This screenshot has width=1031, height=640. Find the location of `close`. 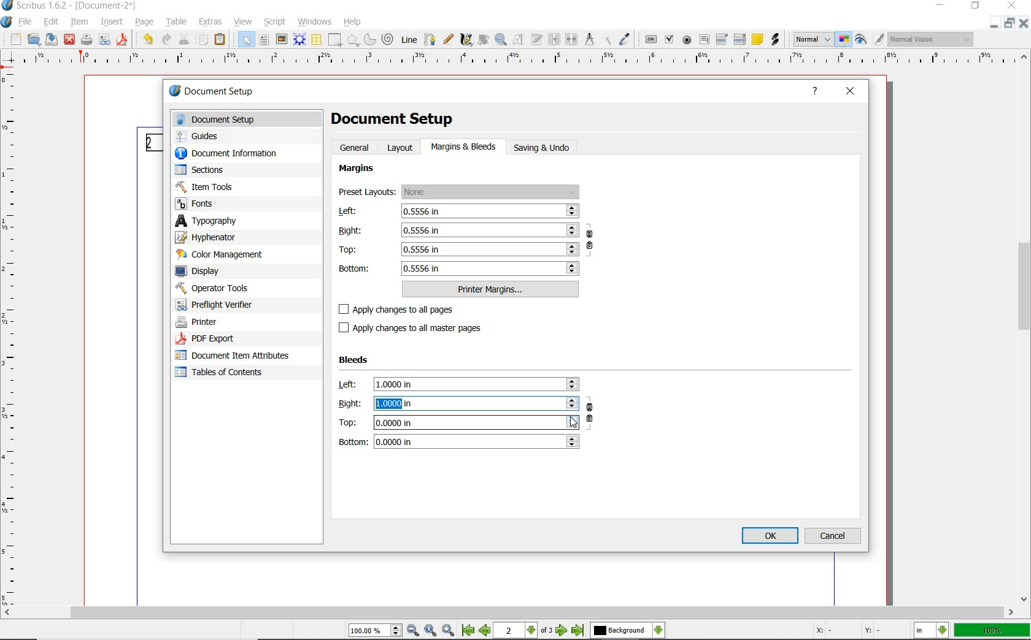

close is located at coordinates (1011, 6).